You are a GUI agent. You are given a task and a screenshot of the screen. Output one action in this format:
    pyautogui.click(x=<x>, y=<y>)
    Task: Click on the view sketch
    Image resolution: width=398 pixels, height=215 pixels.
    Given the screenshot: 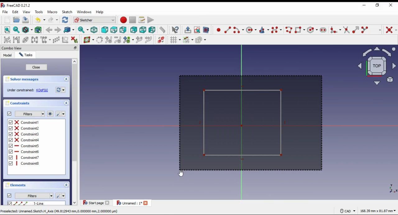 What is the action you would take?
    pyautogui.click(x=197, y=30)
    